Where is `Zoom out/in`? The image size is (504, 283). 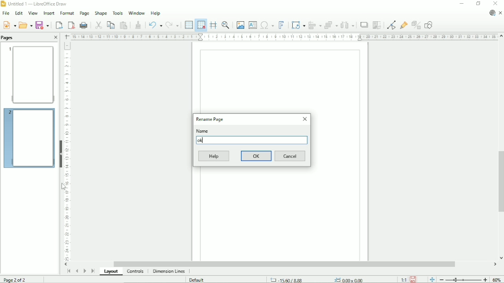
Zoom out/in is located at coordinates (463, 279).